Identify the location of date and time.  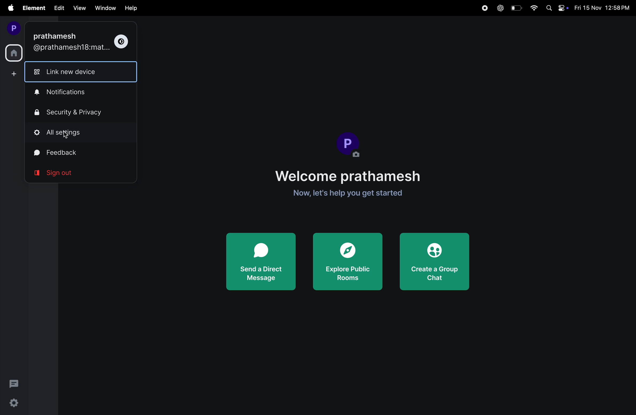
(603, 9).